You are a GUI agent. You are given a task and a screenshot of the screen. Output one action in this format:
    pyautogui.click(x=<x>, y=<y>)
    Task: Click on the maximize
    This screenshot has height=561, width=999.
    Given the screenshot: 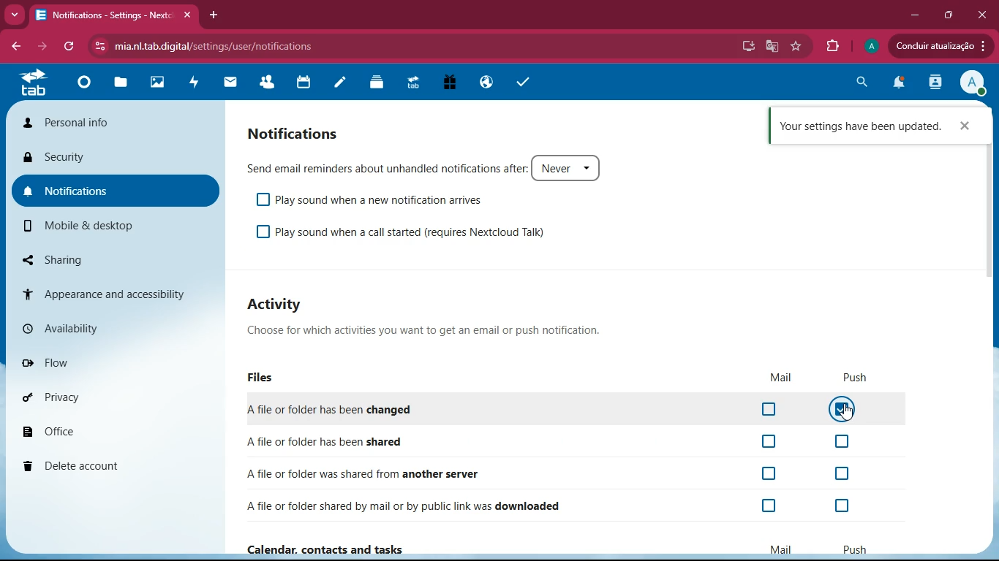 What is the action you would take?
    pyautogui.click(x=948, y=16)
    